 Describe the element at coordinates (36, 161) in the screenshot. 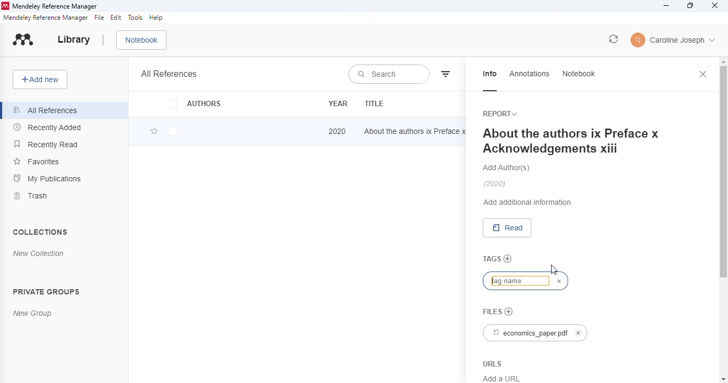

I see `favorites` at that location.